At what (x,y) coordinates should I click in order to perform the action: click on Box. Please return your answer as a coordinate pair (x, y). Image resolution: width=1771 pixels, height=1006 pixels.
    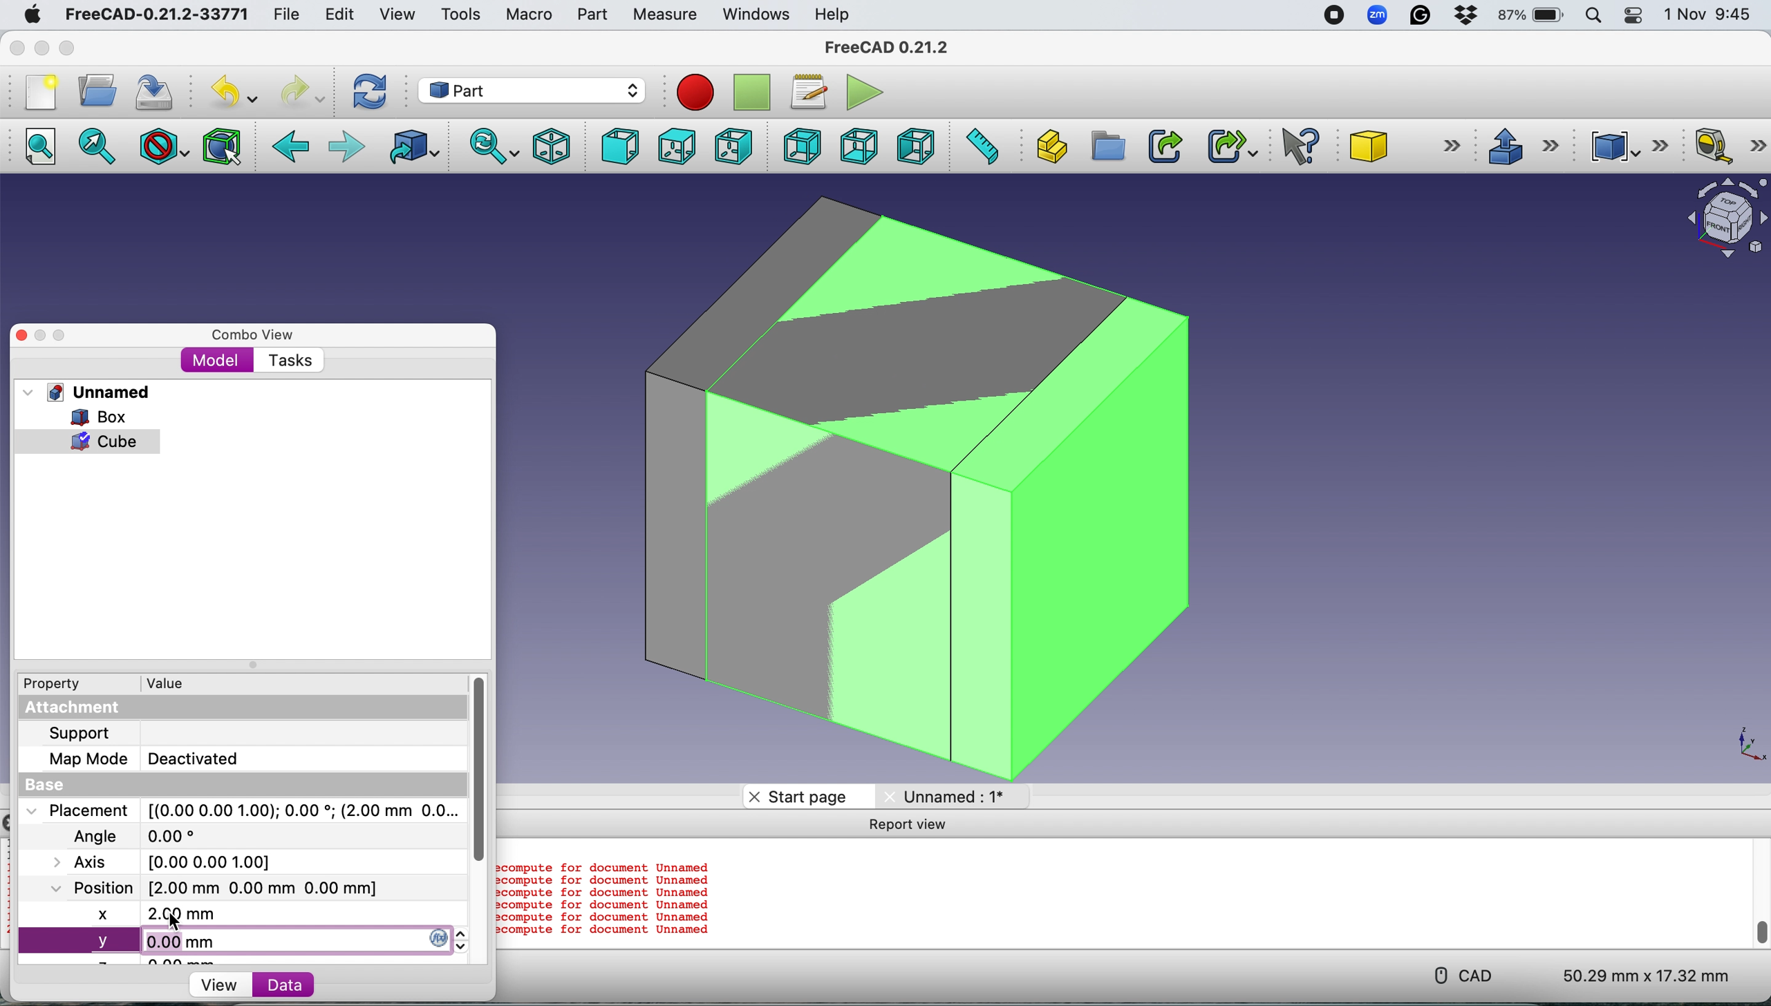
    Looking at the image, I should click on (86, 417).